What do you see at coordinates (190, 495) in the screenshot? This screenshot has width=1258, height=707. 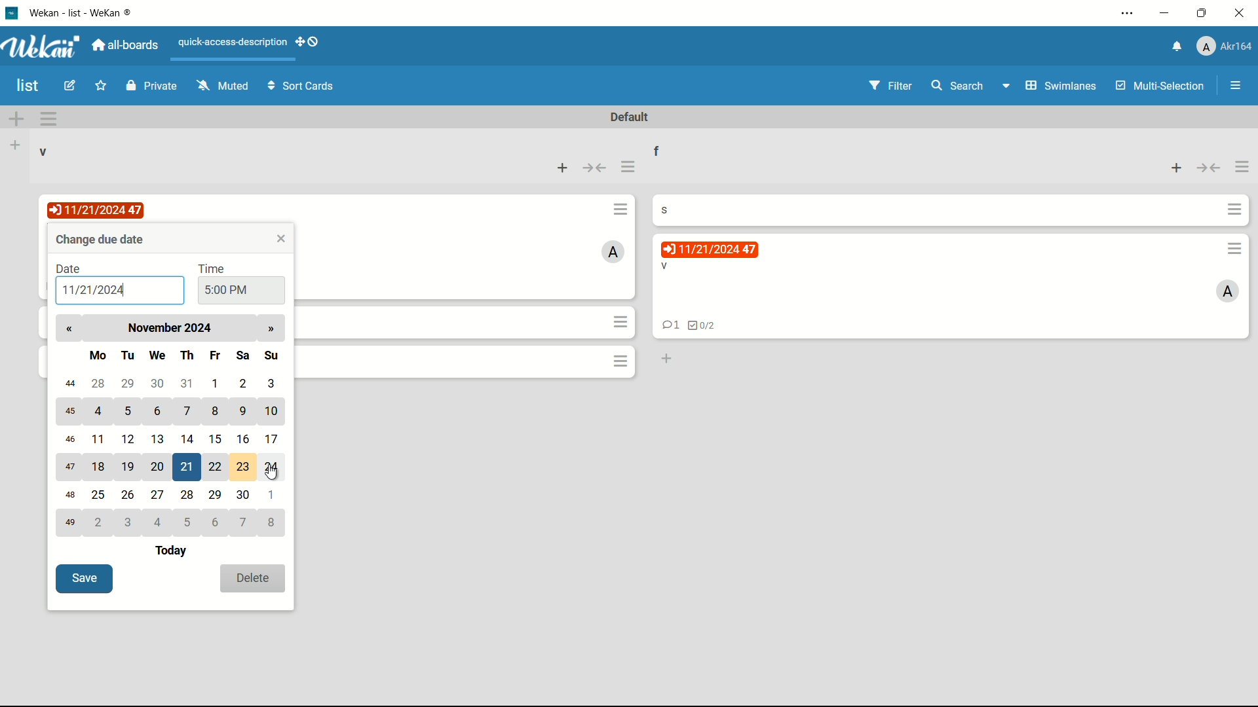 I see `28` at bounding box center [190, 495].